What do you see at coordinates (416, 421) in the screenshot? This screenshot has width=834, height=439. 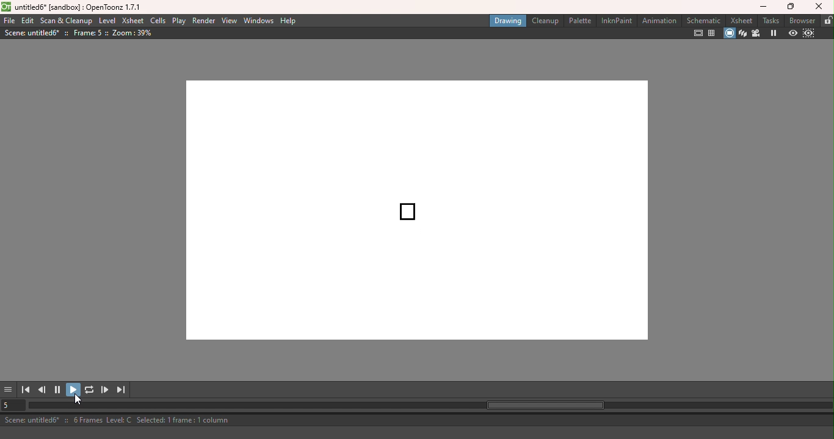 I see `Status bar` at bounding box center [416, 421].